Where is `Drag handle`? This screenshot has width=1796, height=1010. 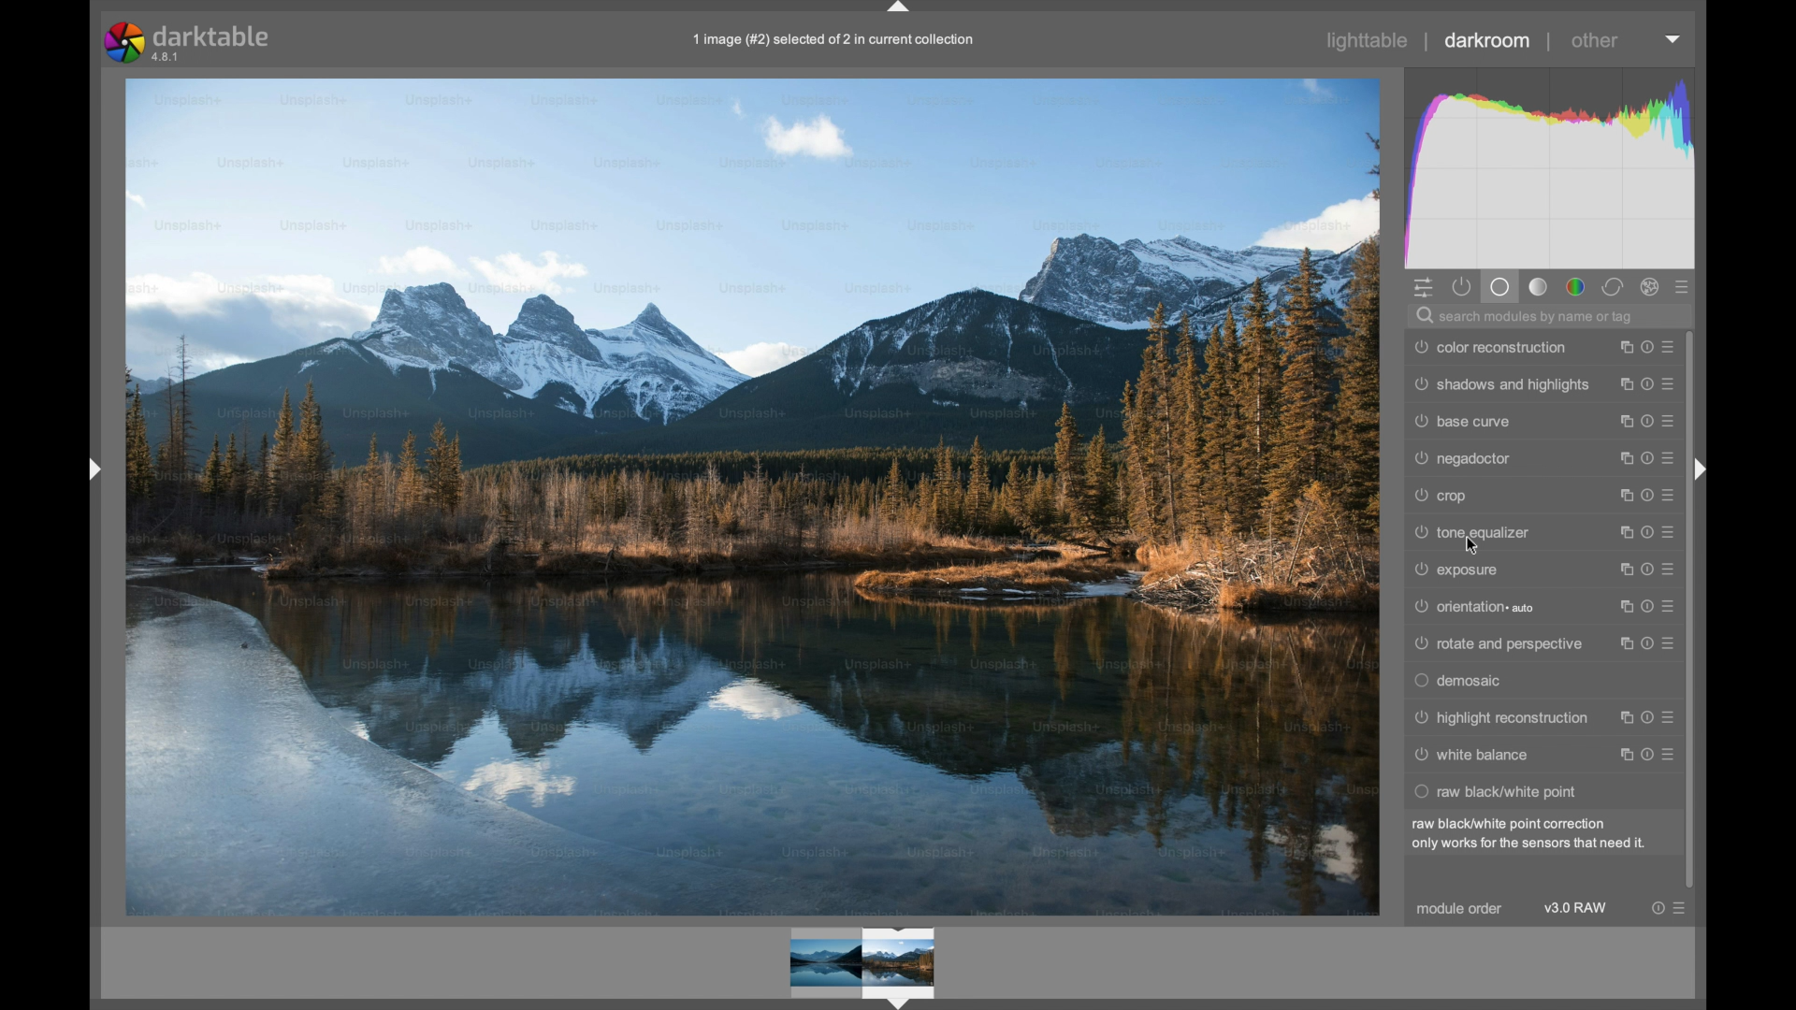
Drag handle is located at coordinates (94, 469).